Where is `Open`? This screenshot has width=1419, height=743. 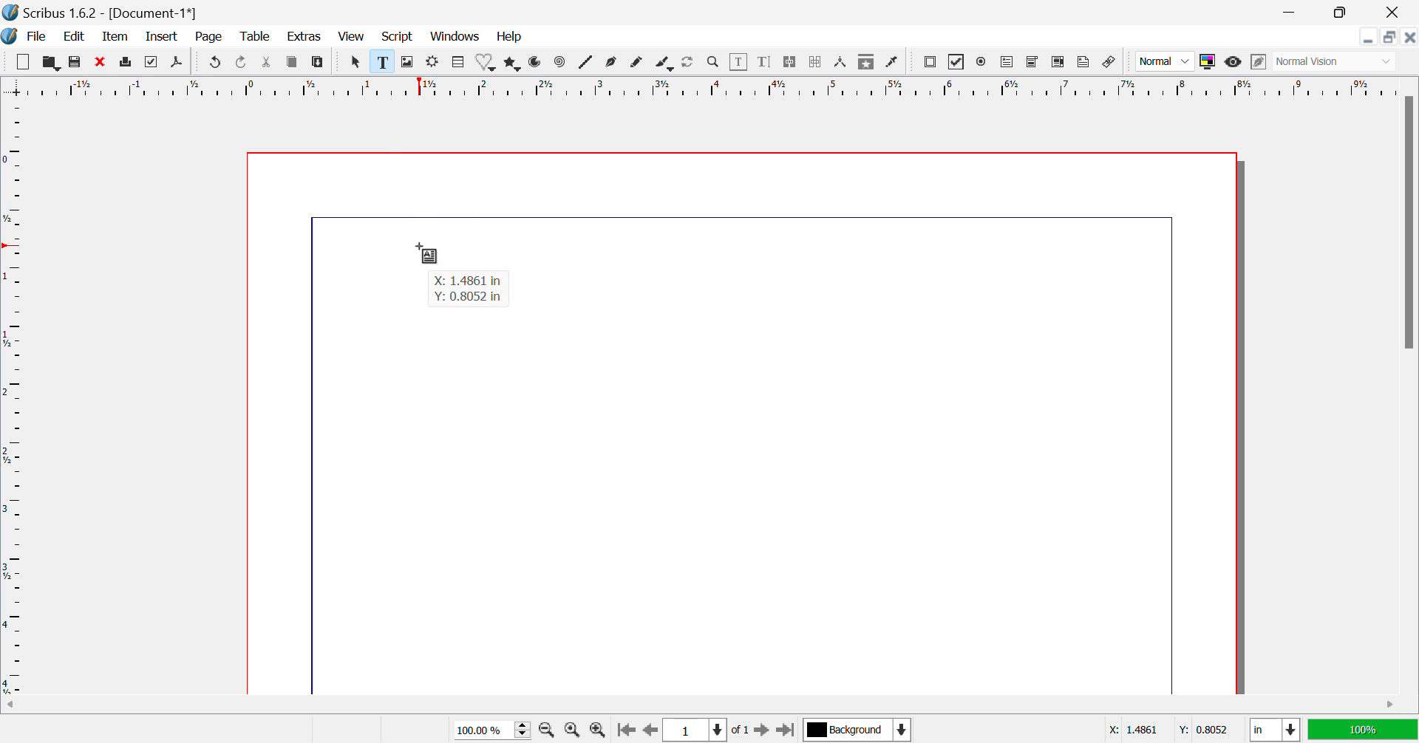
Open is located at coordinates (50, 62).